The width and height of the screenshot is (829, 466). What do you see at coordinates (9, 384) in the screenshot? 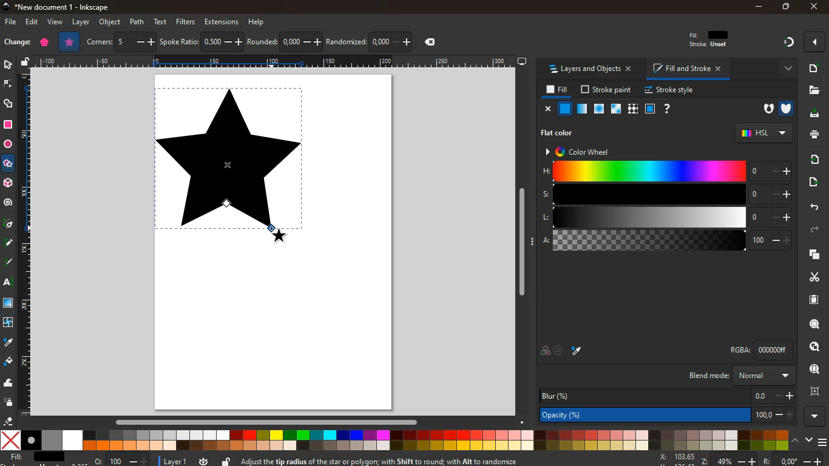
I see `wave` at bounding box center [9, 384].